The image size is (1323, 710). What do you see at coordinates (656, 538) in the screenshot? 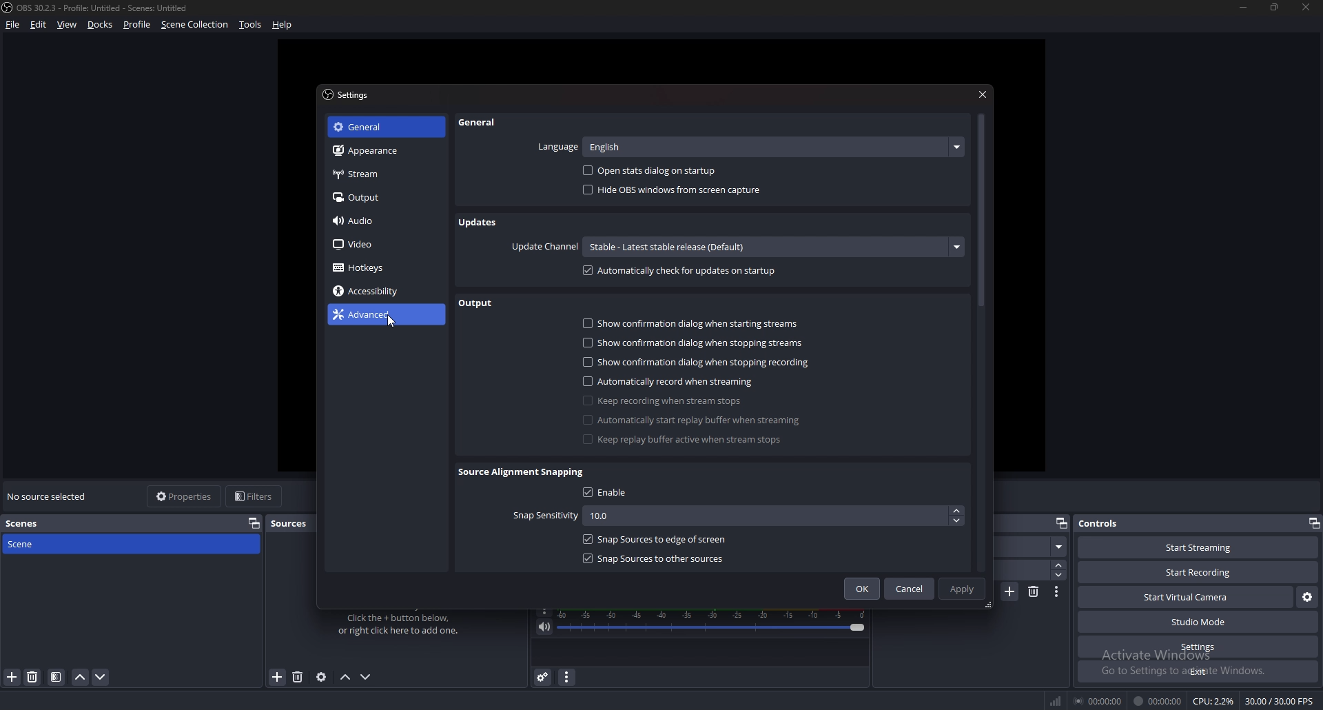
I see `Snap sources to edge of screen` at bounding box center [656, 538].